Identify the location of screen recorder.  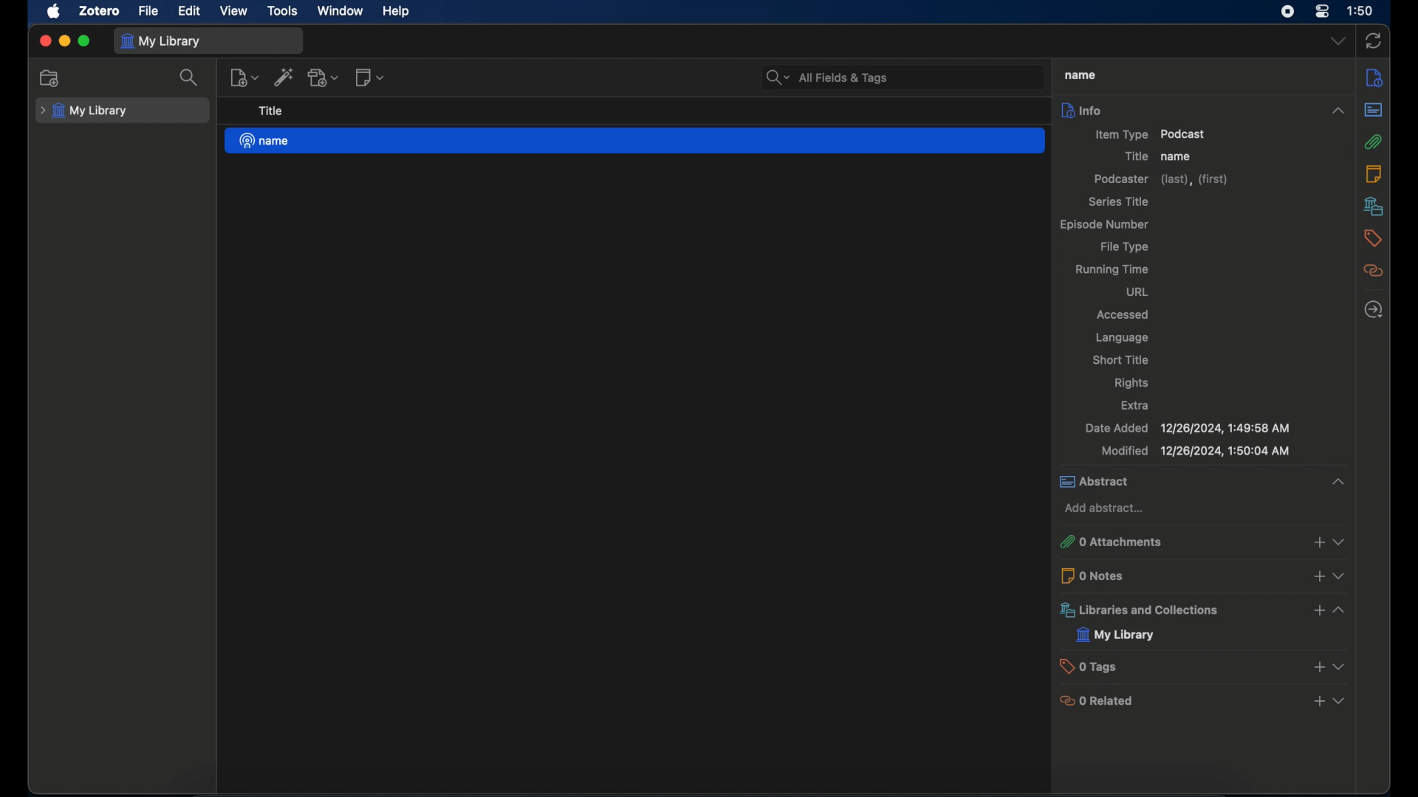
(1287, 12).